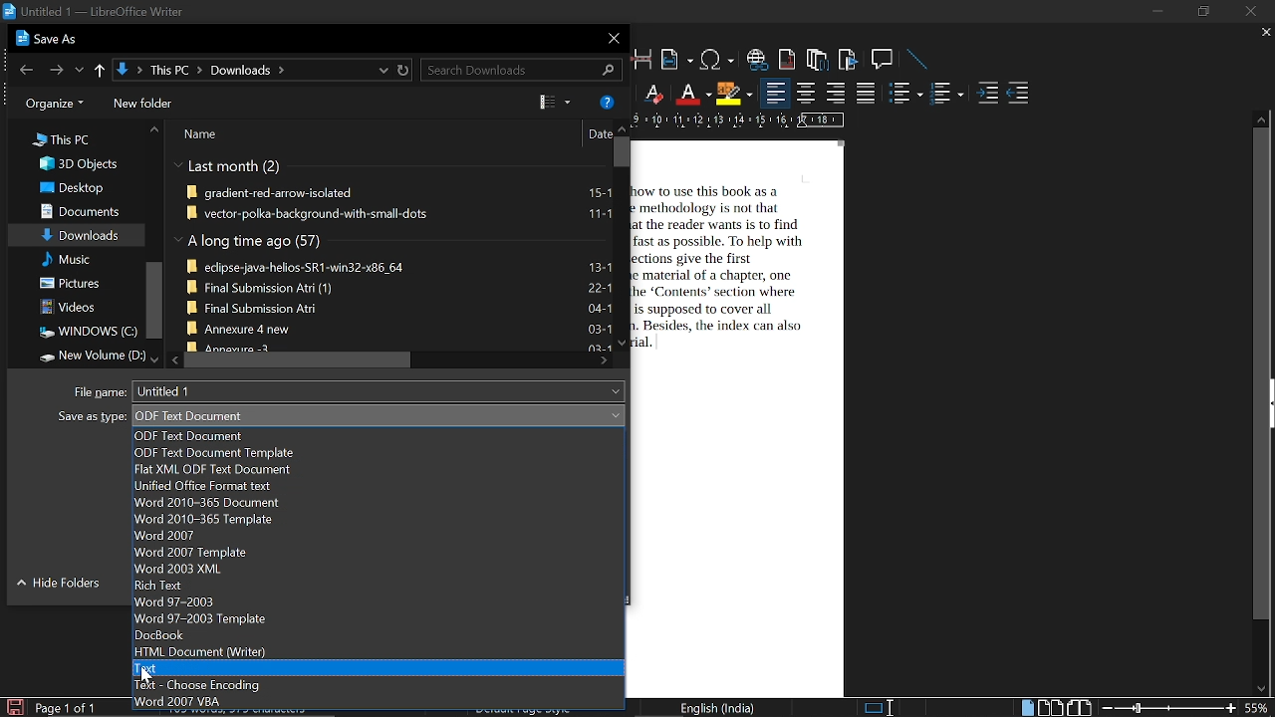 This screenshot has width=1275, height=717. I want to click on save type, so click(378, 415).